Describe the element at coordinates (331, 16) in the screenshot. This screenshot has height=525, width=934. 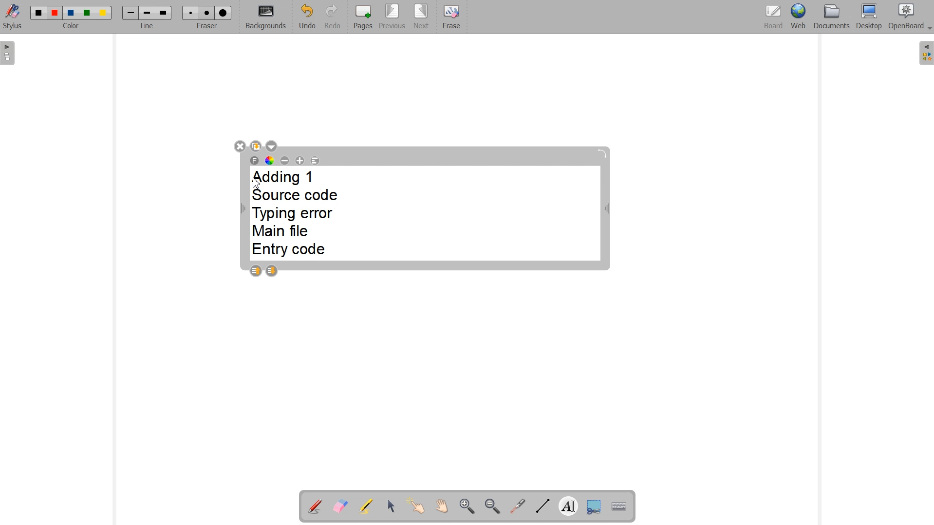
I see `Redo` at that location.